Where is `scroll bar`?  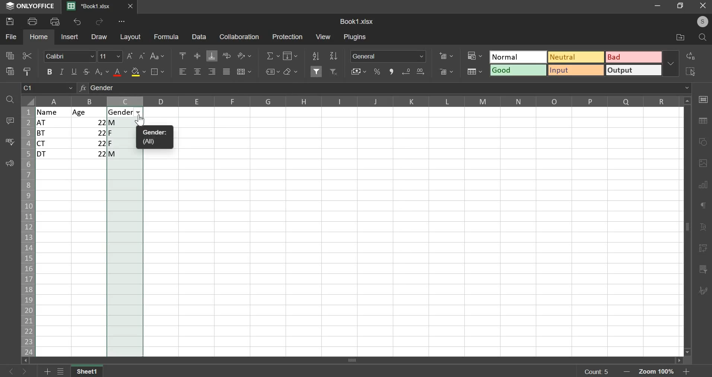 scroll bar is located at coordinates (360, 360).